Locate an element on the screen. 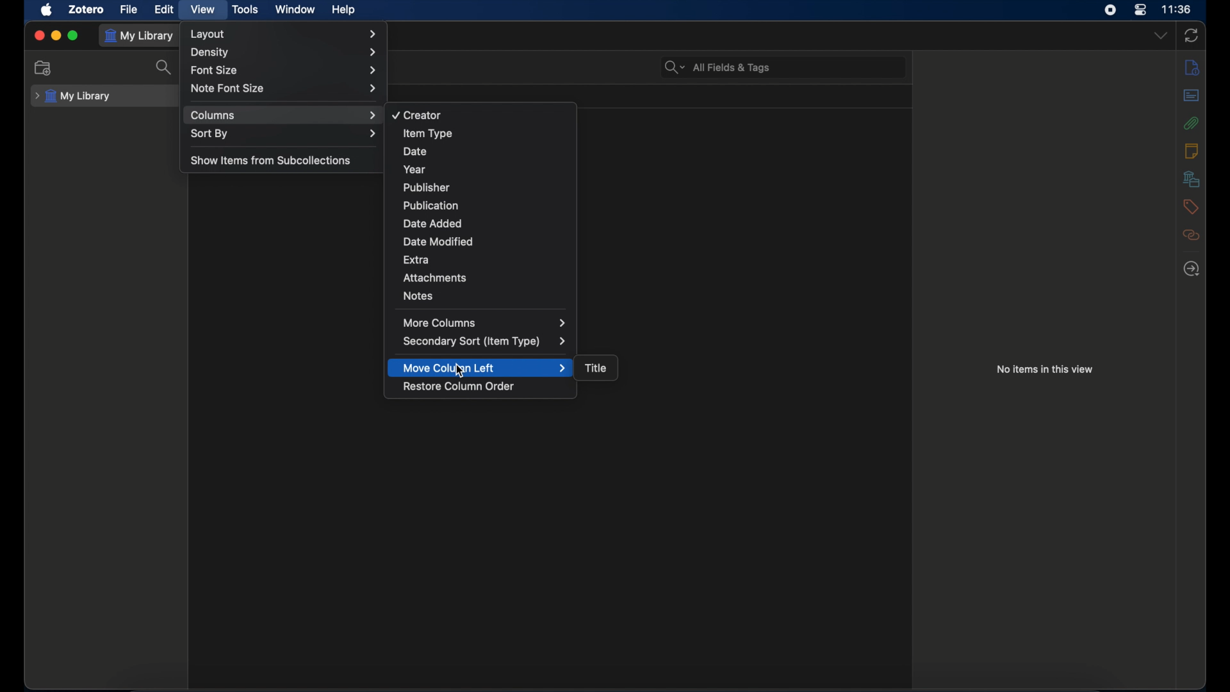  date added is located at coordinates (433, 224).